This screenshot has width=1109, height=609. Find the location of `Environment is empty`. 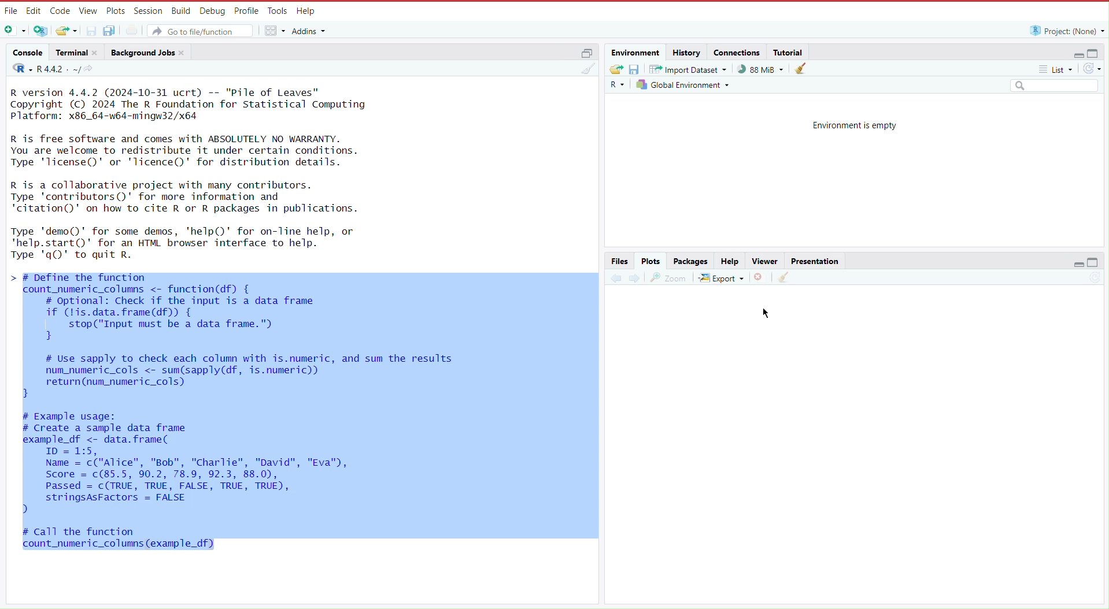

Environment is empty is located at coordinates (855, 124).